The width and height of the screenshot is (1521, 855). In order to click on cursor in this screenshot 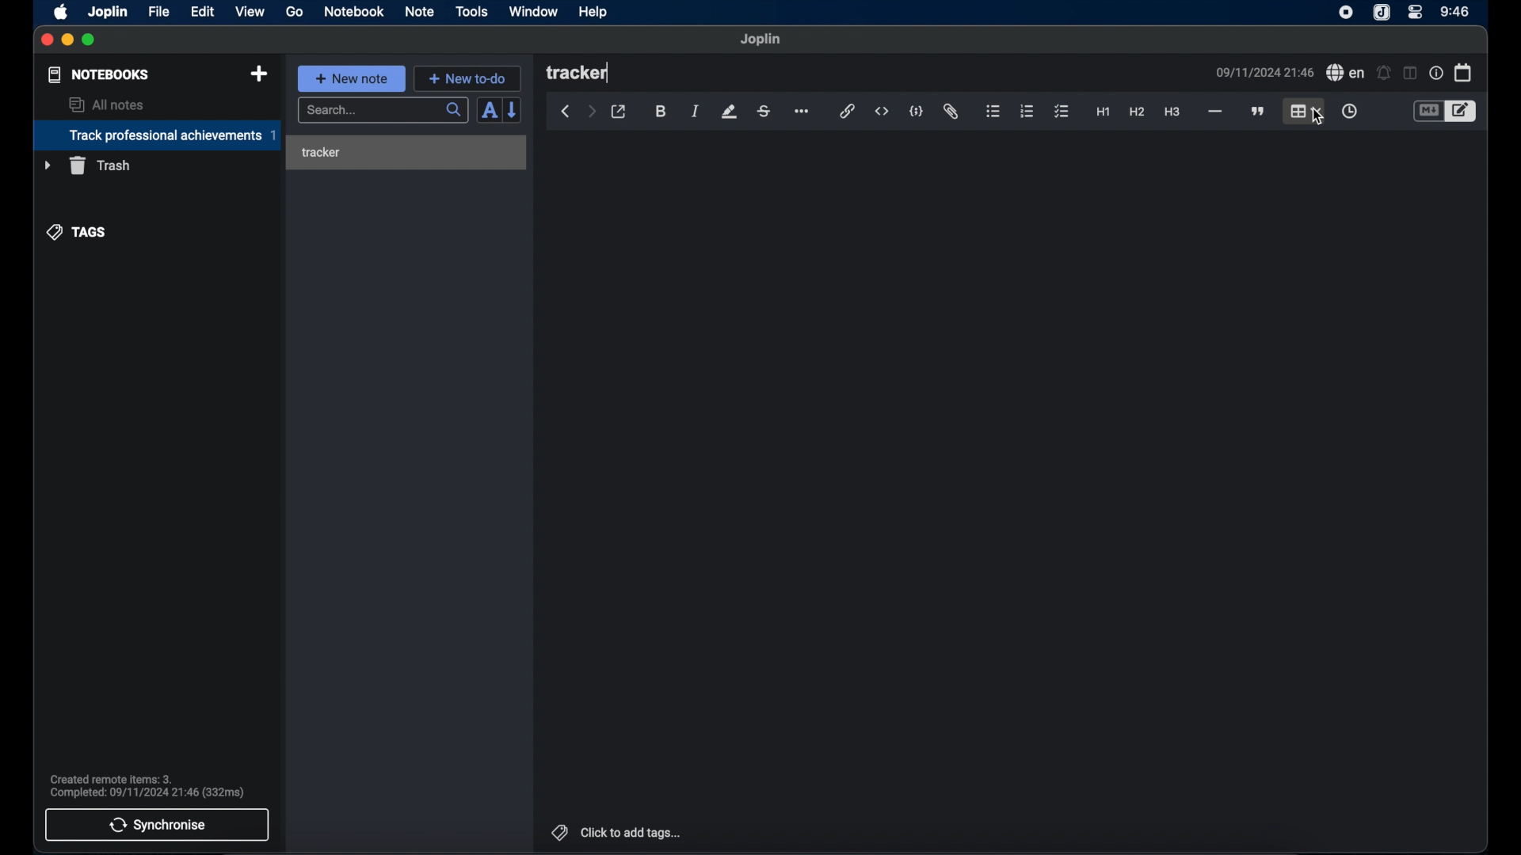, I will do `click(1318, 117)`.